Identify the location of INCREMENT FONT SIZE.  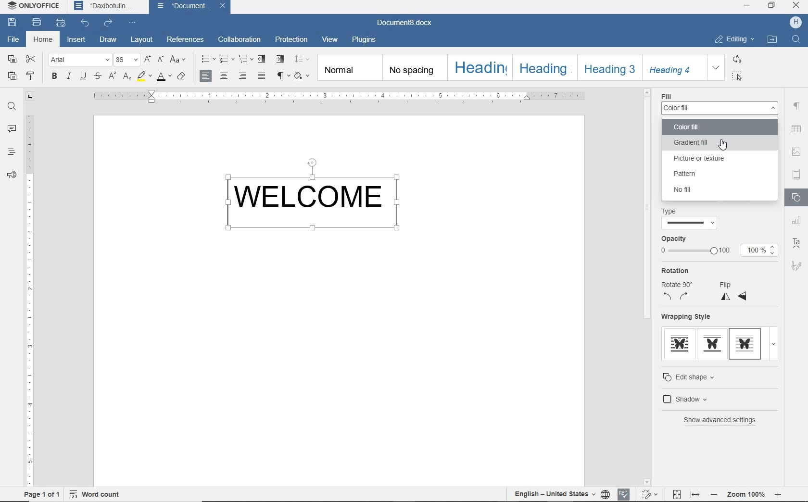
(148, 60).